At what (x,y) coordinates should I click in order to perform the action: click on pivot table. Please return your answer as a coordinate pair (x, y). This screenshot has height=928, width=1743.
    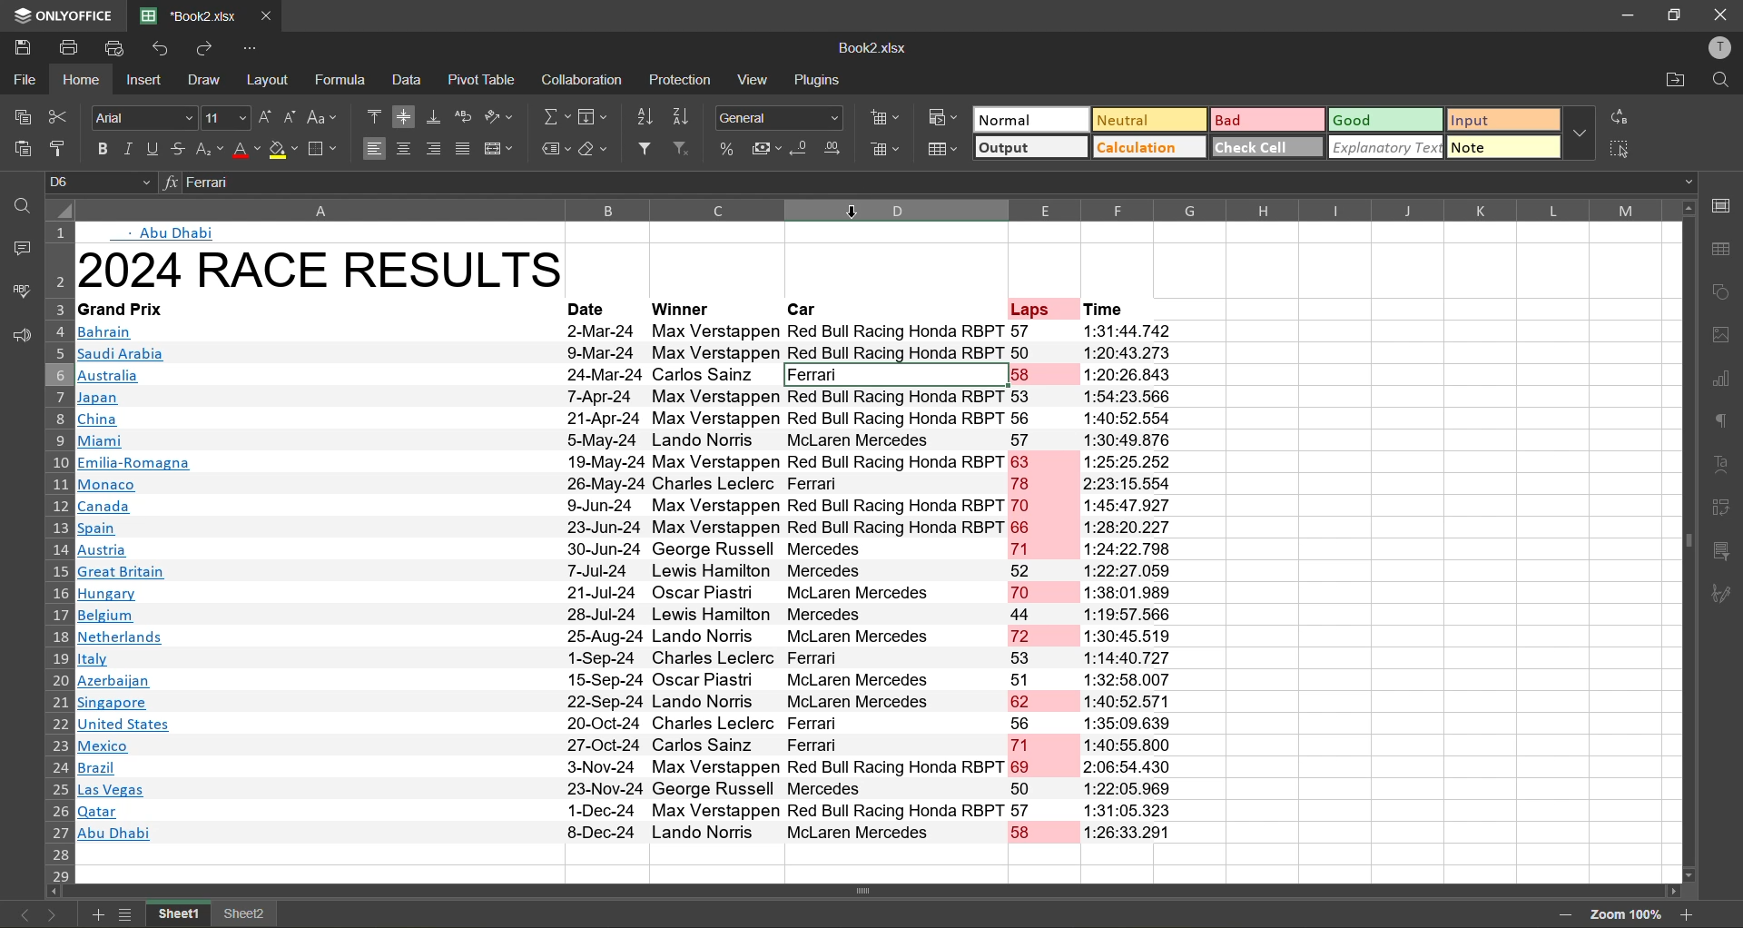
    Looking at the image, I should click on (1726, 510).